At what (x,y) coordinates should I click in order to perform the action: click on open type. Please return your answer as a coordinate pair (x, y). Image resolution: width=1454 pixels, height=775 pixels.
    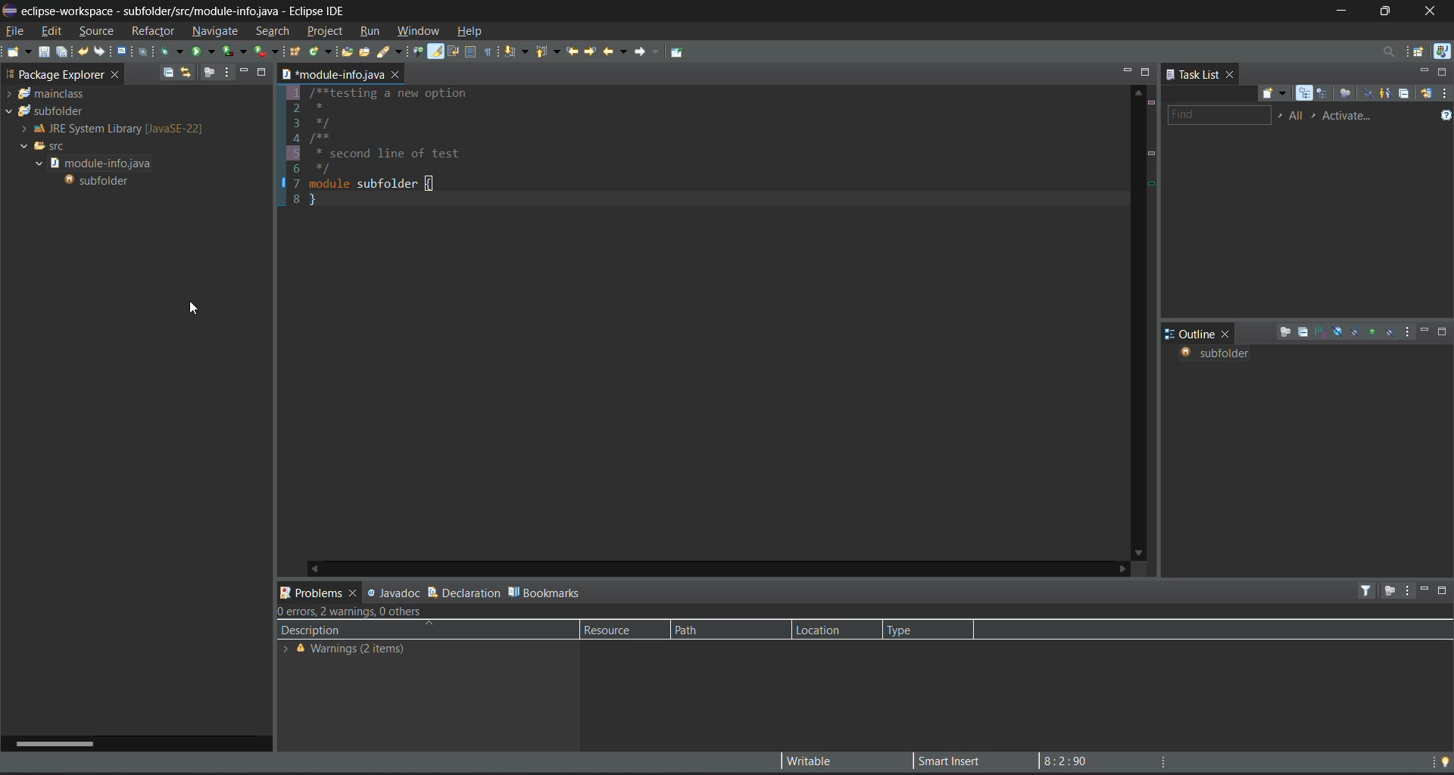
    Looking at the image, I should click on (345, 53).